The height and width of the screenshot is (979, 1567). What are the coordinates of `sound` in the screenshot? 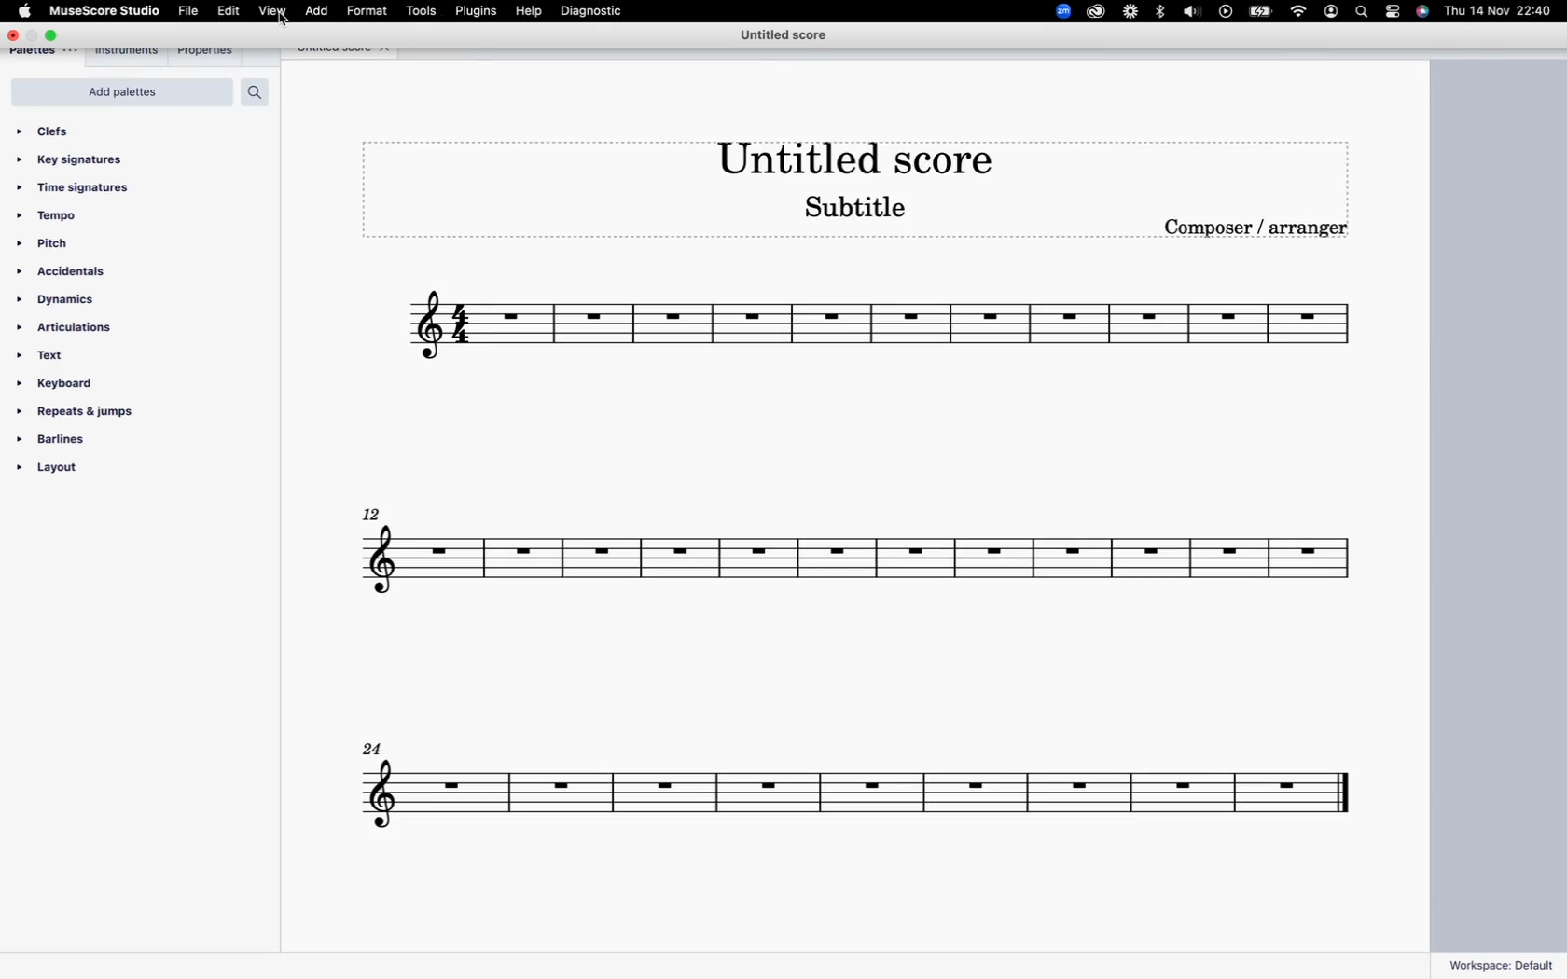 It's located at (1193, 13).